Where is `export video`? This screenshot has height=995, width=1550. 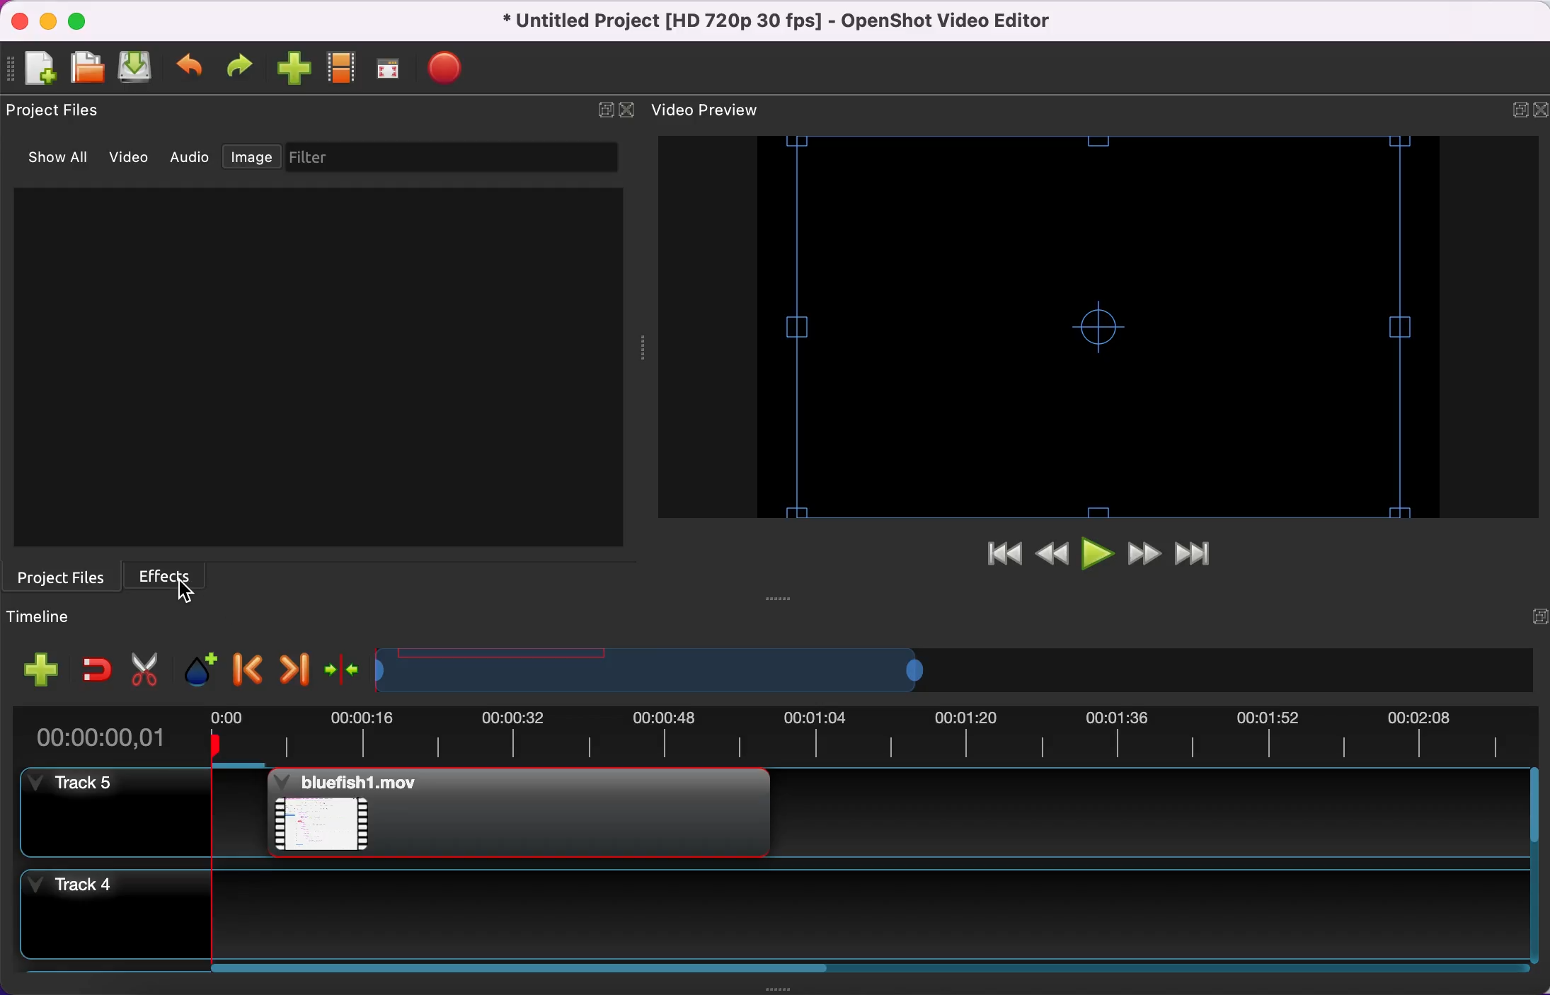 export video is located at coordinates (449, 71).